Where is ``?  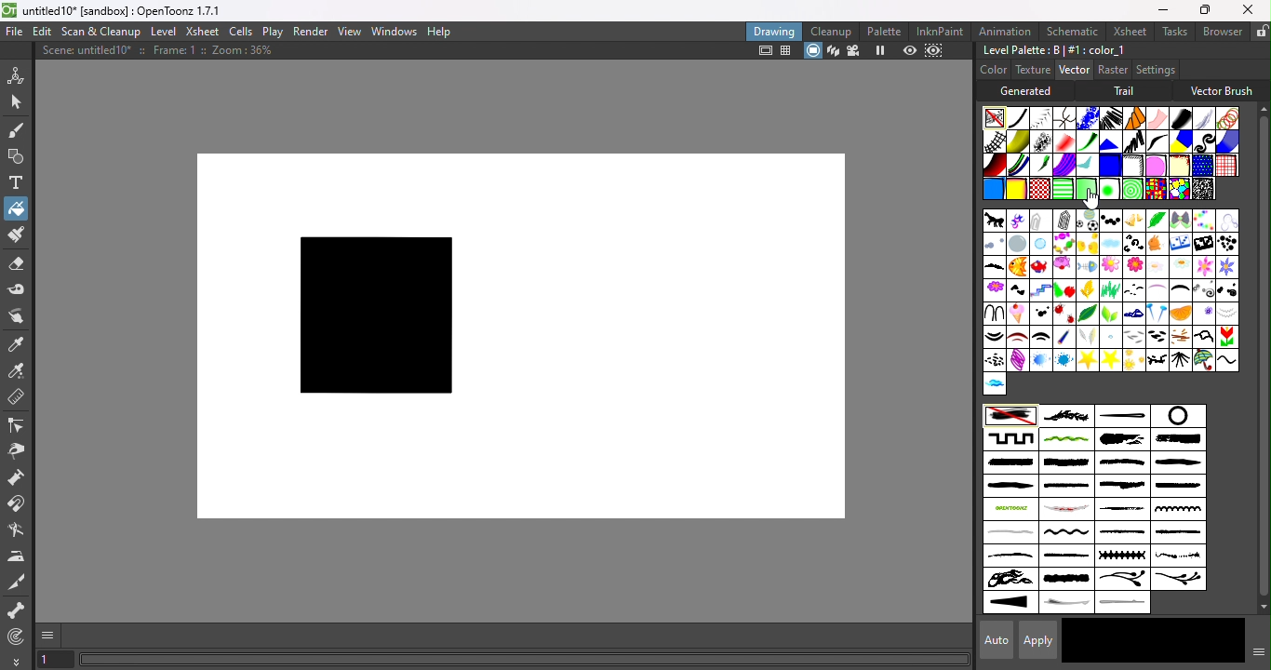
 is located at coordinates (1086, 291).